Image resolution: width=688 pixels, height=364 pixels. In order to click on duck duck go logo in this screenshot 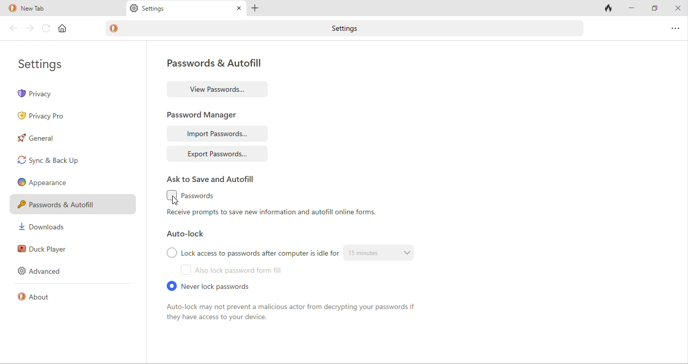, I will do `click(116, 29)`.